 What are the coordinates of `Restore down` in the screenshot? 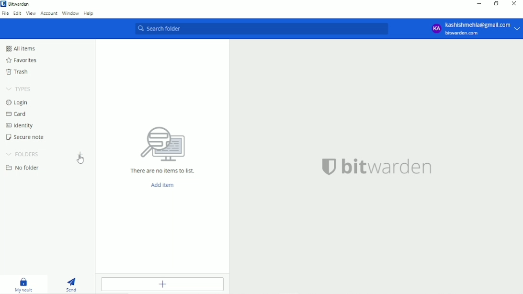 It's located at (496, 4).